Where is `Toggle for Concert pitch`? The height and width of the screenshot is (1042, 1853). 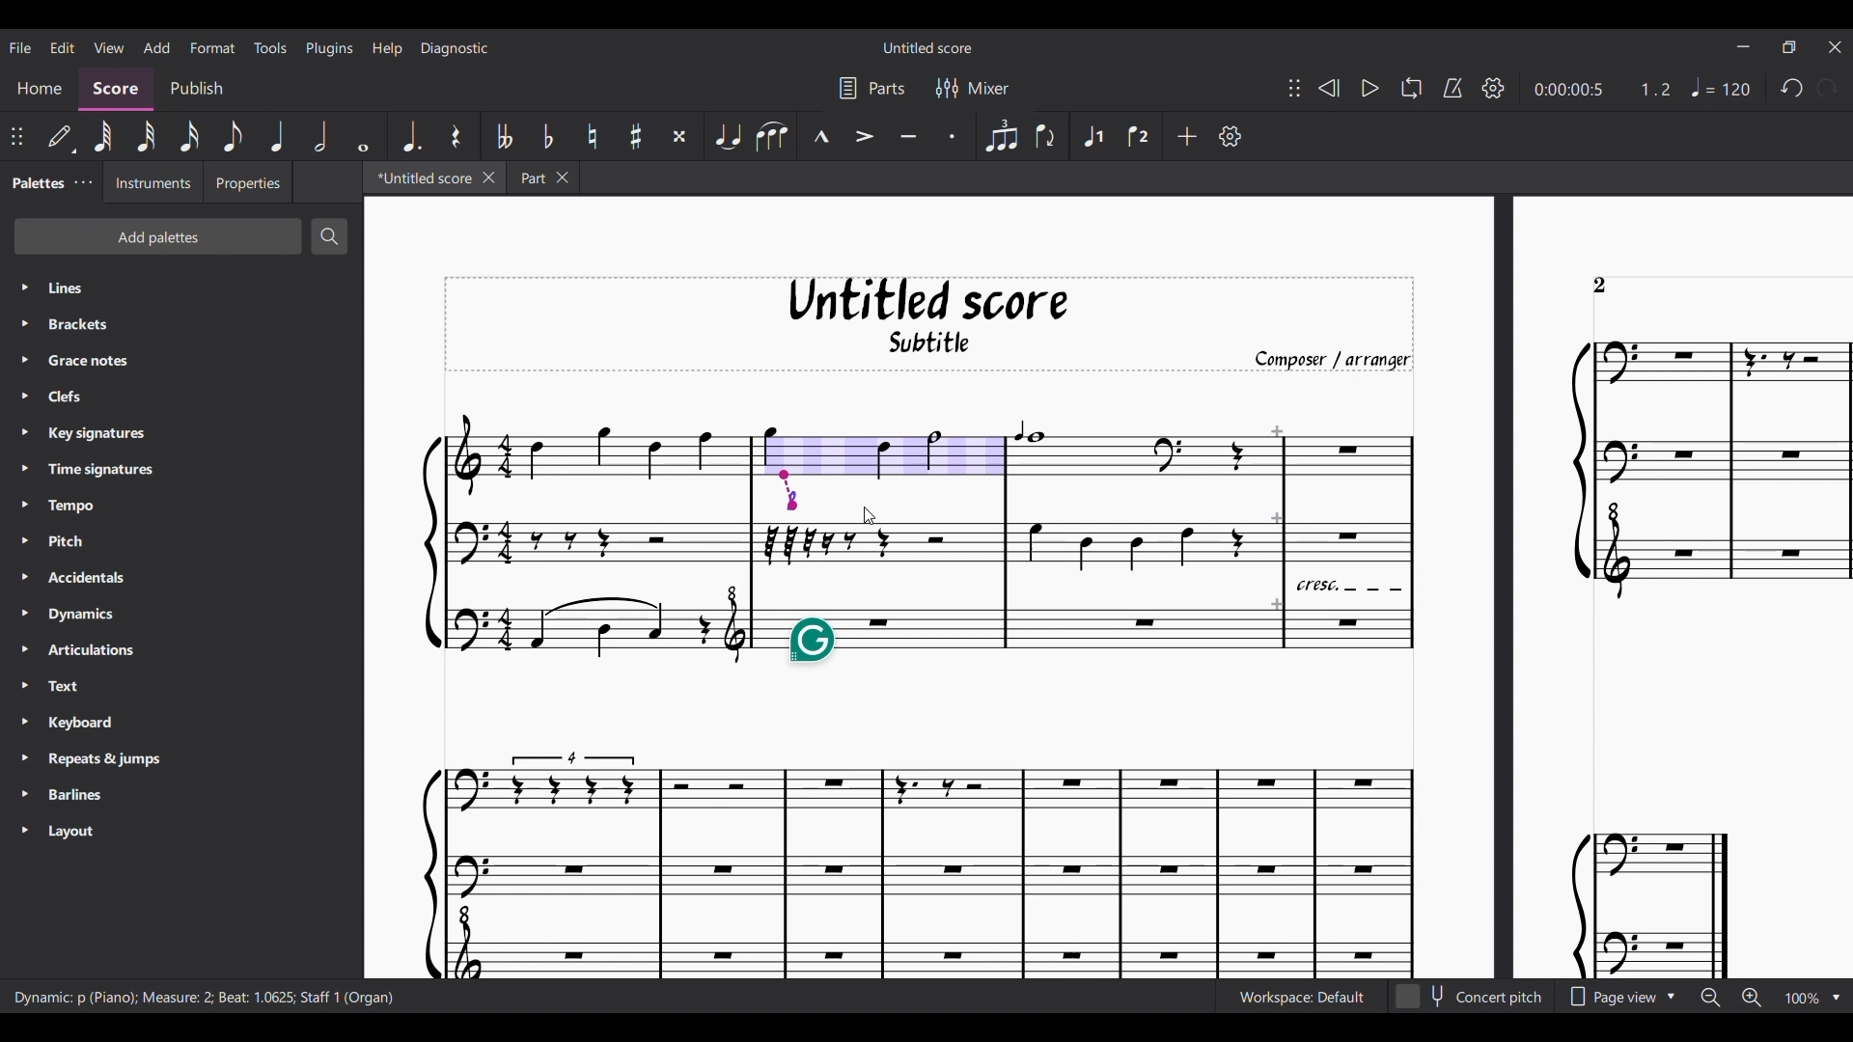
Toggle for Concert pitch is located at coordinates (1471, 997).